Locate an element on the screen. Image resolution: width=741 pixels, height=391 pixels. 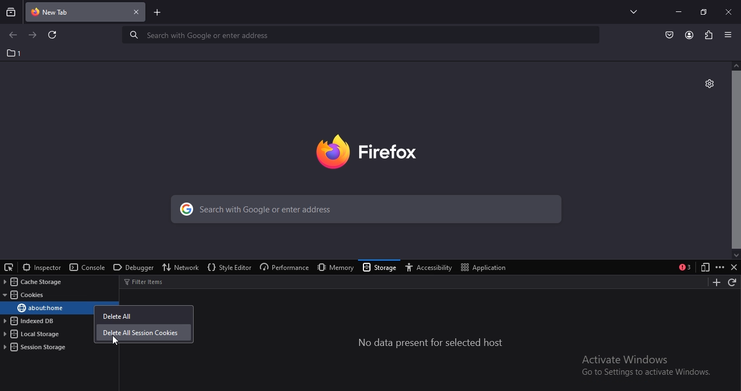
account is located at coordinates (689, 35).